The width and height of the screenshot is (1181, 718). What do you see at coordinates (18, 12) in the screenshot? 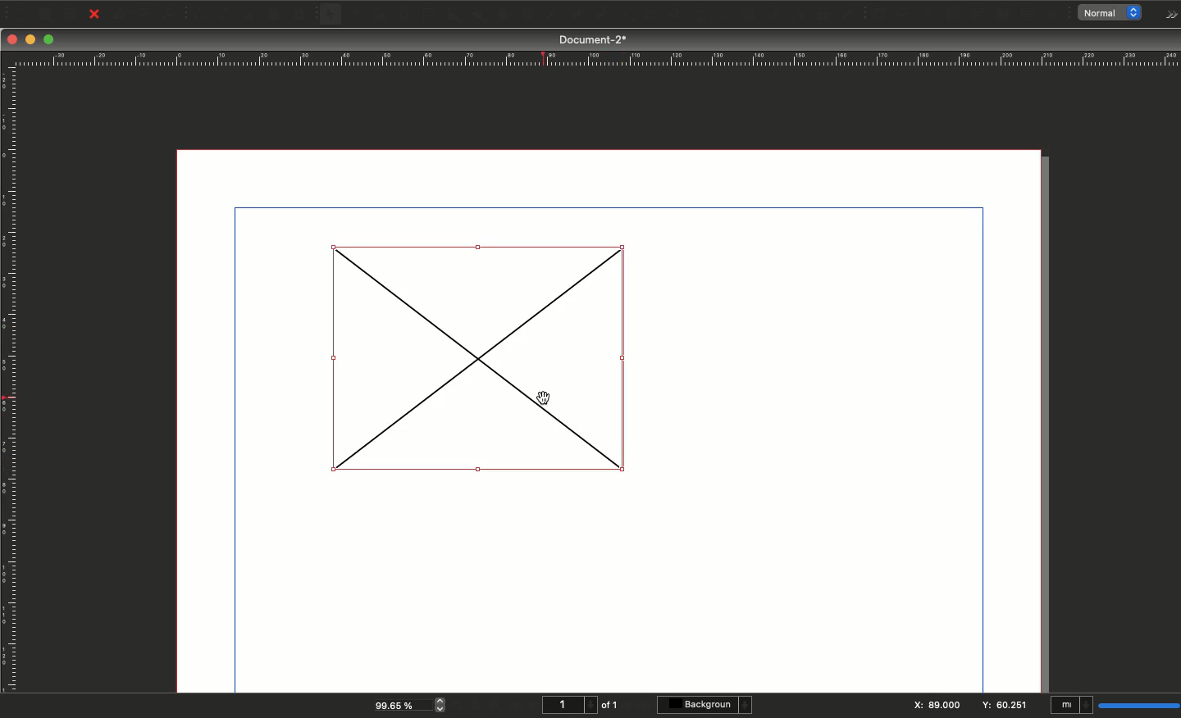
I see `New` at bounding box center [18, 12].